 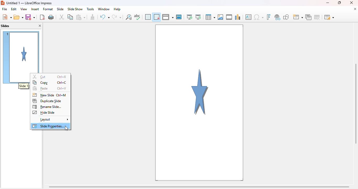 What do you see at coordinates (35, 9) in the screenshot?
I see `insert` at bounding box center [35, 9].